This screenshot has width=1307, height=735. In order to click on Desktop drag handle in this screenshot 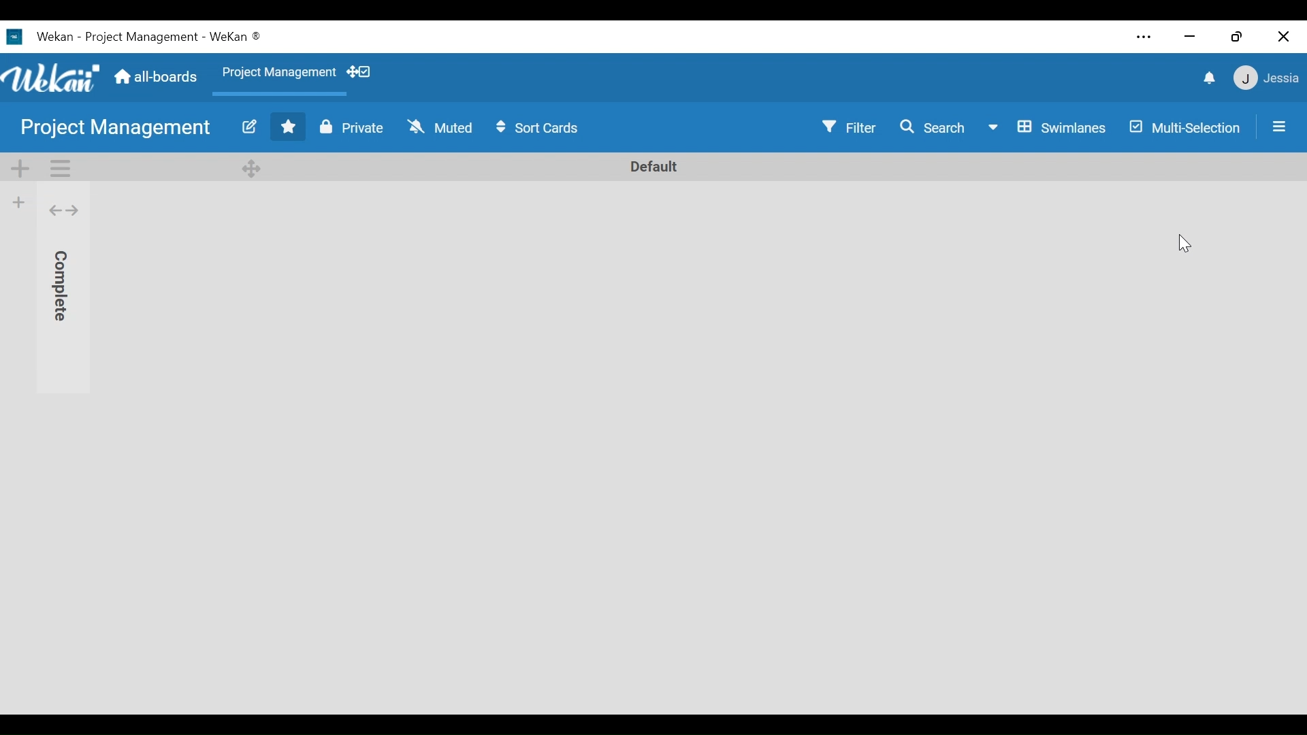, I will do `click(254, 167)`.